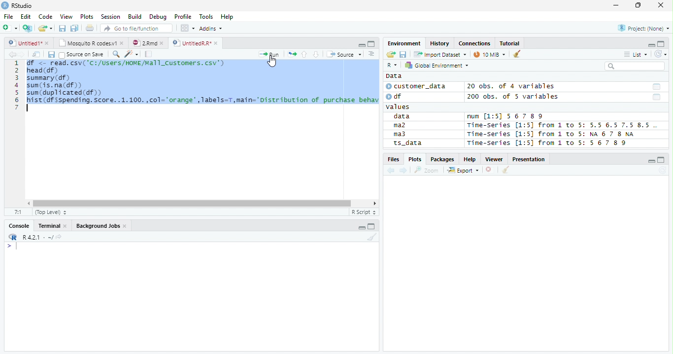  Describe the element at coordinates (101, 227) in the screenshot. I see `Background jobs` at that location.